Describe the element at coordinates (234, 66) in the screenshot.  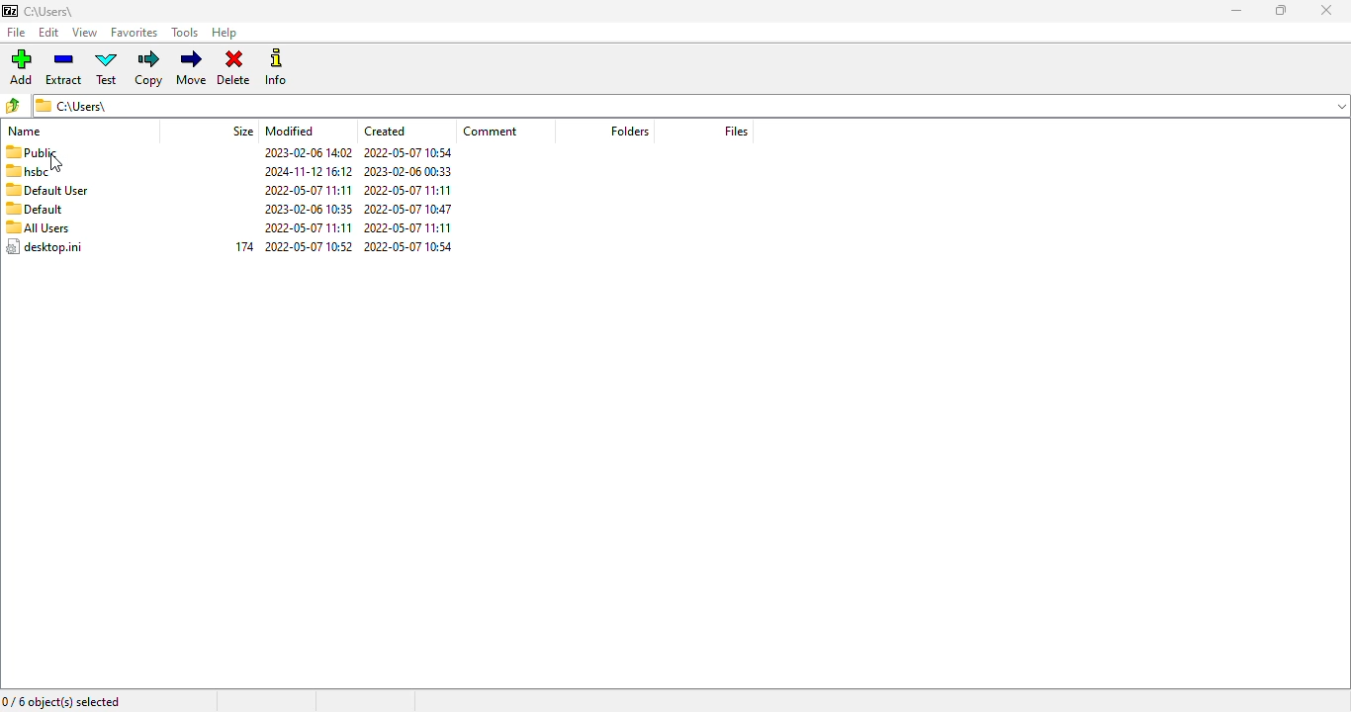
I see `delete` at that location.